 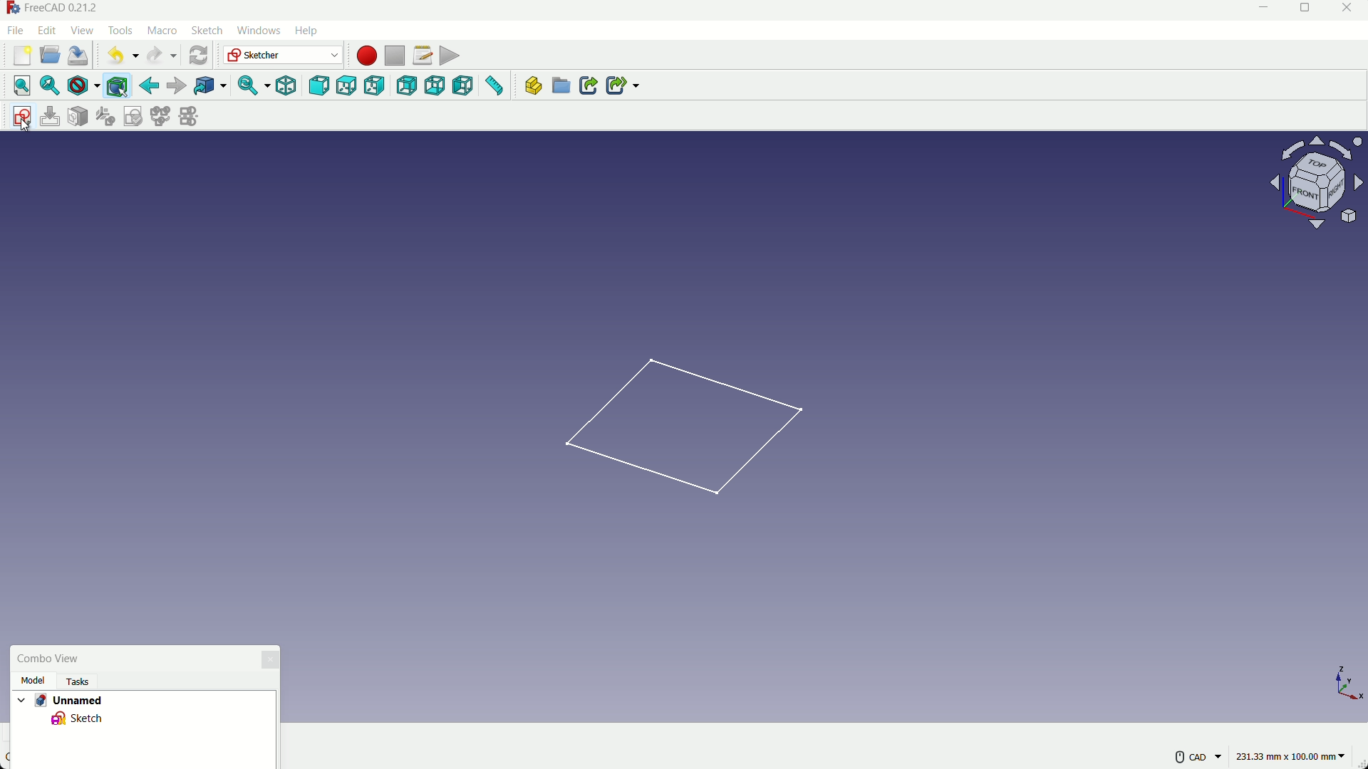 I want to click on back, so click(x=149, y=85).